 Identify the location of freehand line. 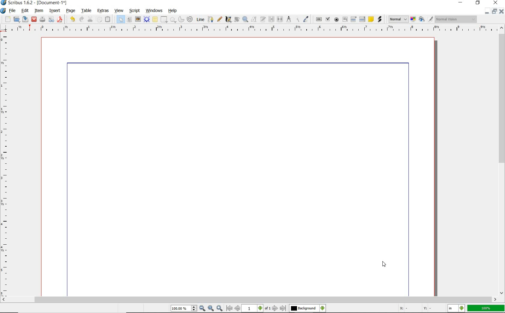
(219, 19).